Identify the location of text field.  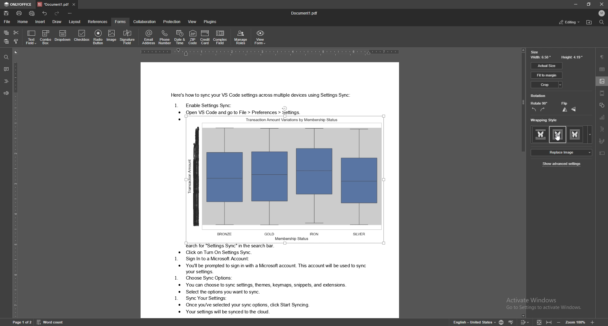
(31, 37).